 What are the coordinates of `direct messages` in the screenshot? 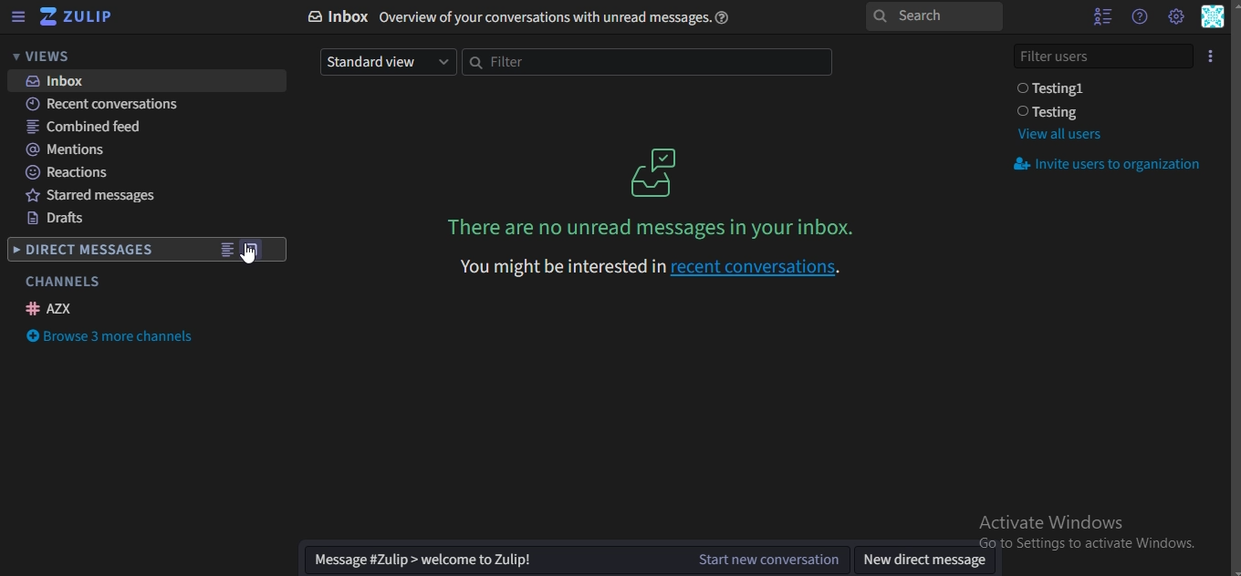 It's located at (86, 252).